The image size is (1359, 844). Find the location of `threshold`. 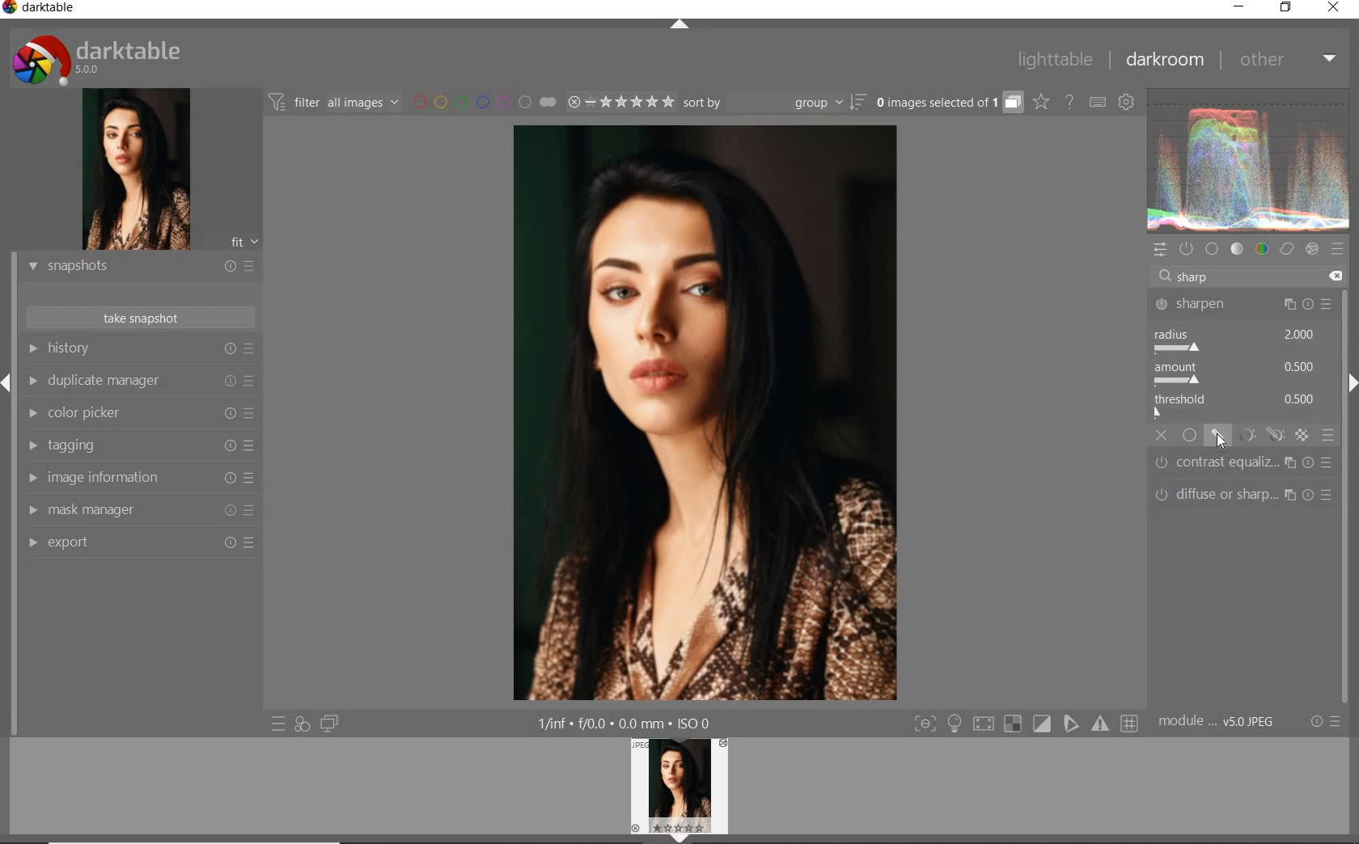

threshold is located at coordinates (1239, 406).